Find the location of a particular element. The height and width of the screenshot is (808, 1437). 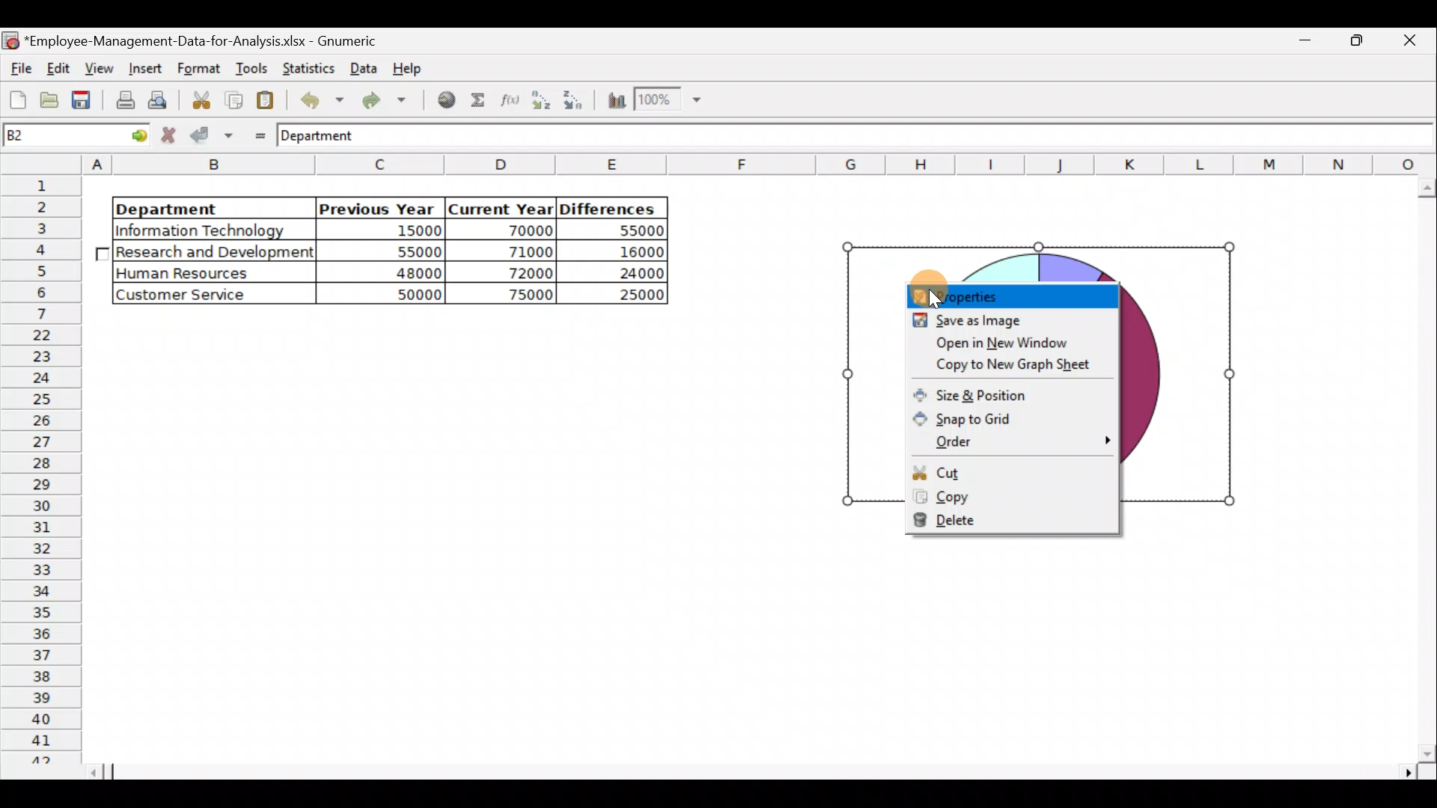

Copy to new graph sheet is located at coordinates (1015, 363).